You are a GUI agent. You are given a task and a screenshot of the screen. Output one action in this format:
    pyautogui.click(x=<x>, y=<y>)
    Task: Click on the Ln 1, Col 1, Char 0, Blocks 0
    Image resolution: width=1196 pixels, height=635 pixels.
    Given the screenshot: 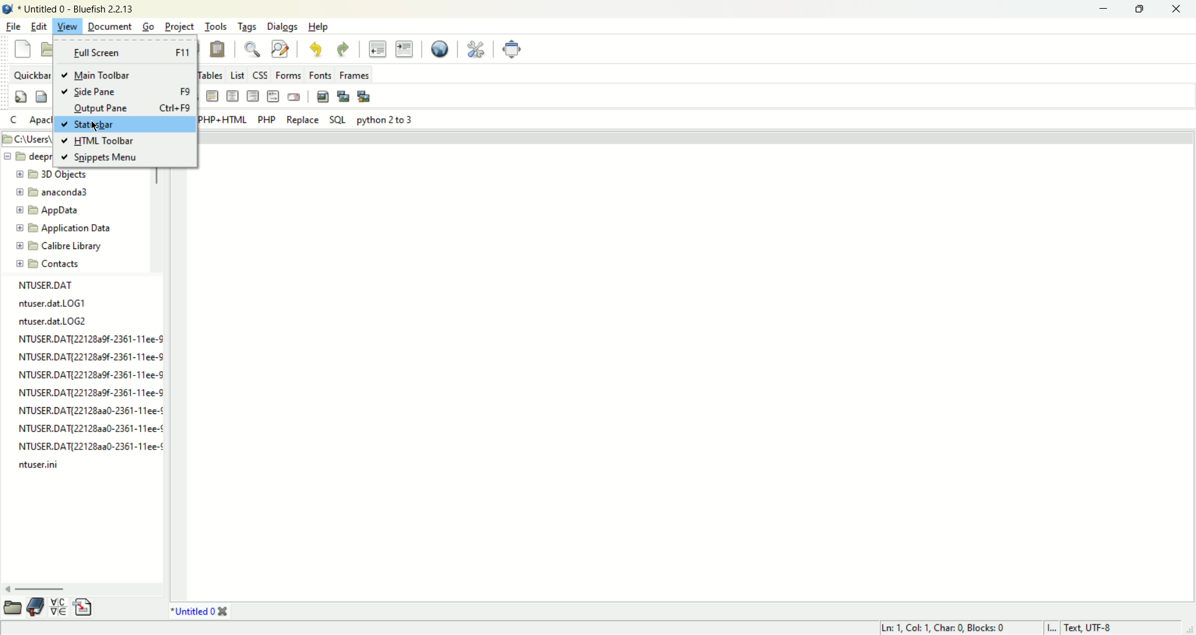 What is the action you would take?
    pyautogui.click(x=947, y=628)
    